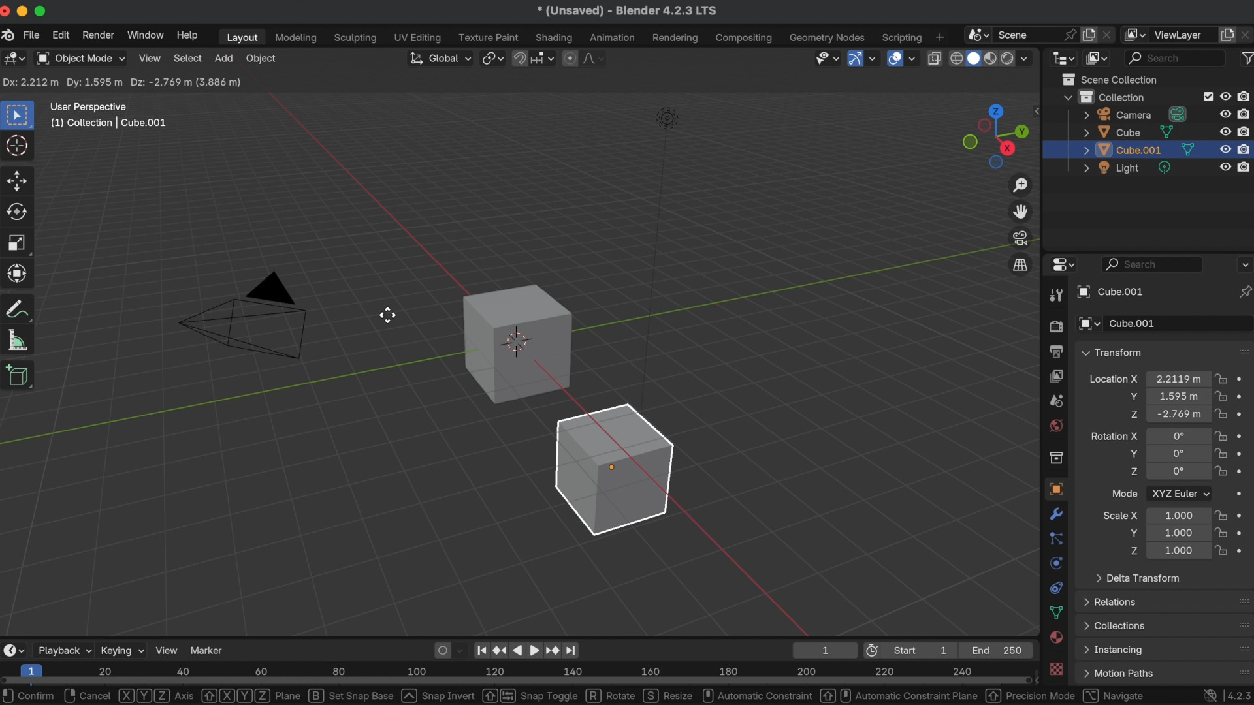 The height and width of the screenshot is (705, 1254). Describe the element at coordinates (1116, 625) in the screenshot. I see `collections` at that location.